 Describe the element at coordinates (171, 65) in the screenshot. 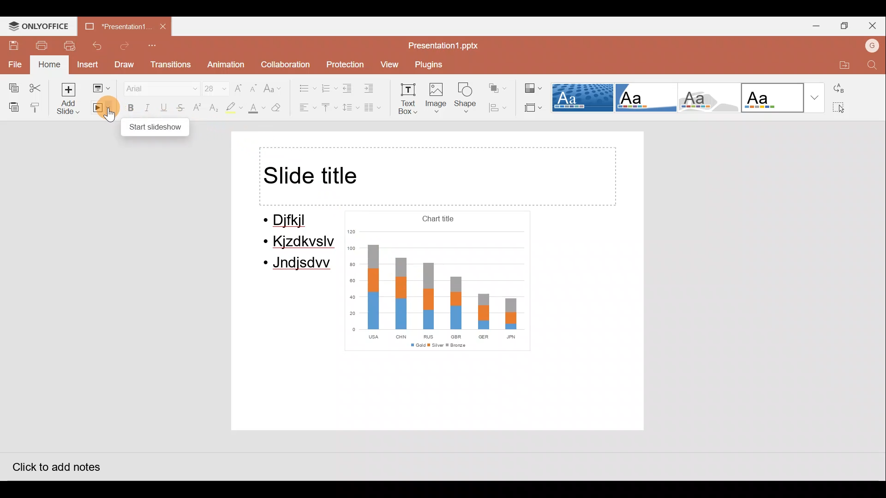

I see `Transitions` at that location.